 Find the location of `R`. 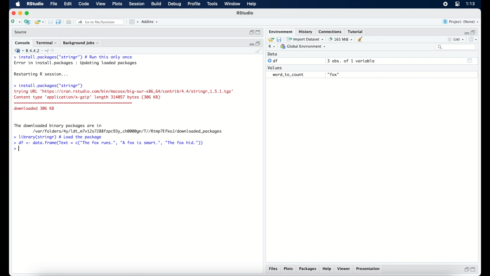

R is located at coordinates (272, 47).